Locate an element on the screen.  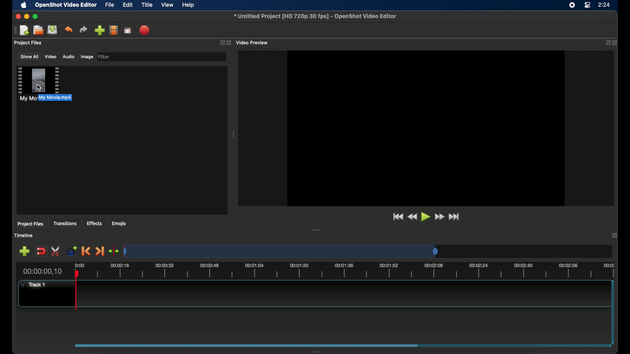
filter is located at coordinates (106, 57).